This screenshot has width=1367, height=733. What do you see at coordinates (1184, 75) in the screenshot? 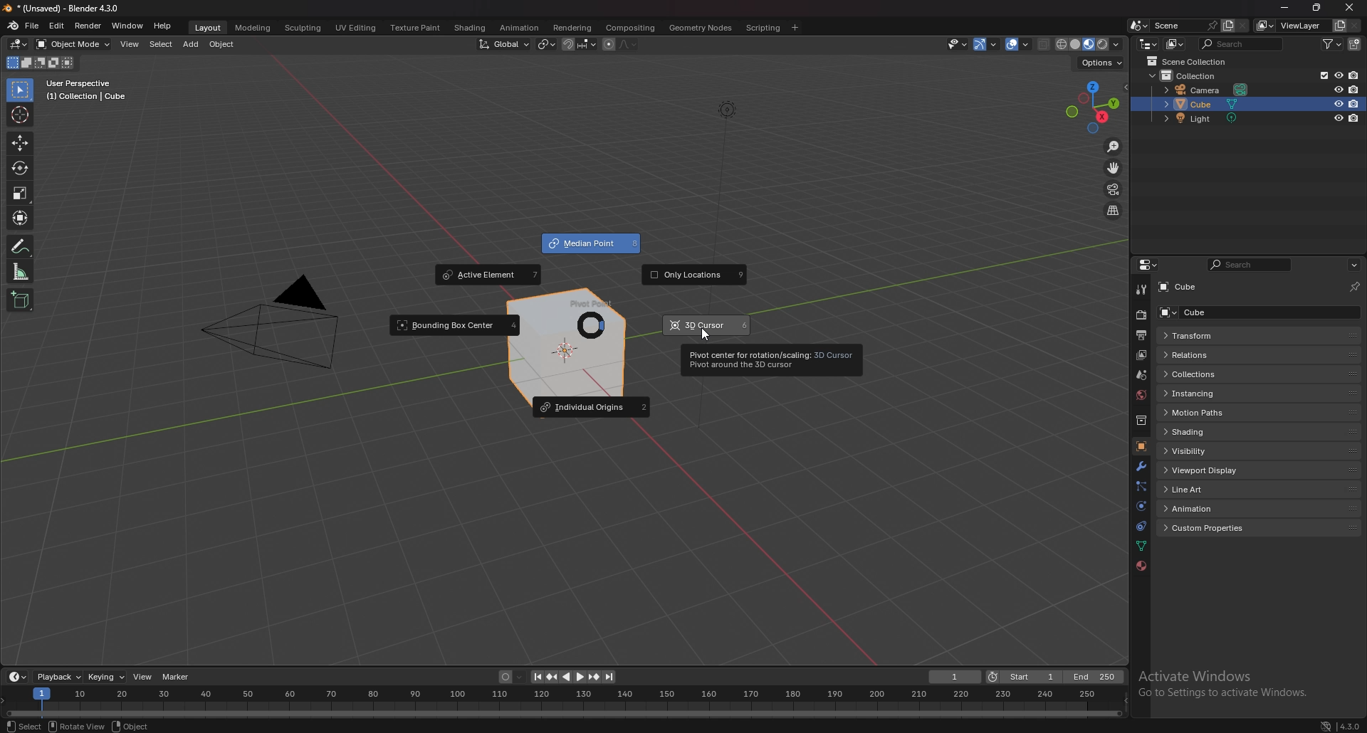
I see `collection` at bounding box center [1184, 75].